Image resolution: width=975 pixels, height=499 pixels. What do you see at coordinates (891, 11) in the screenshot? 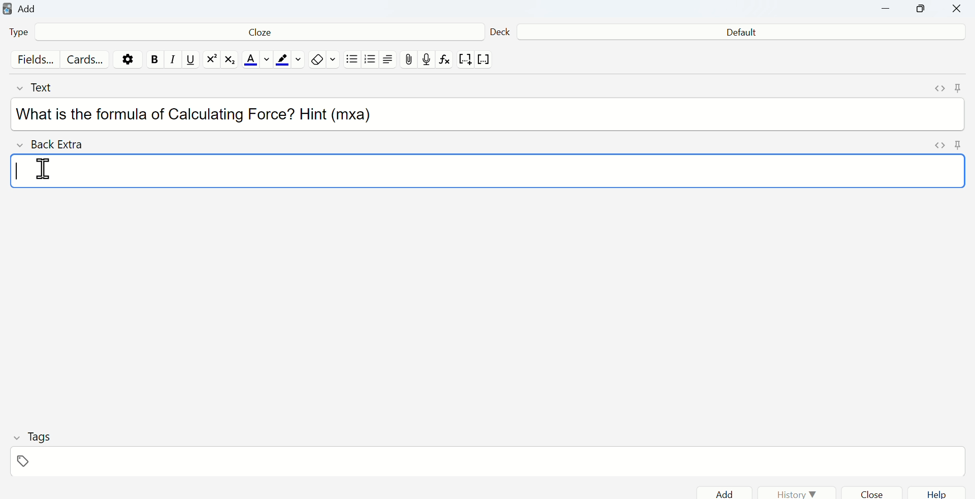
I see `Minimize` at bounding box center [891, 11].